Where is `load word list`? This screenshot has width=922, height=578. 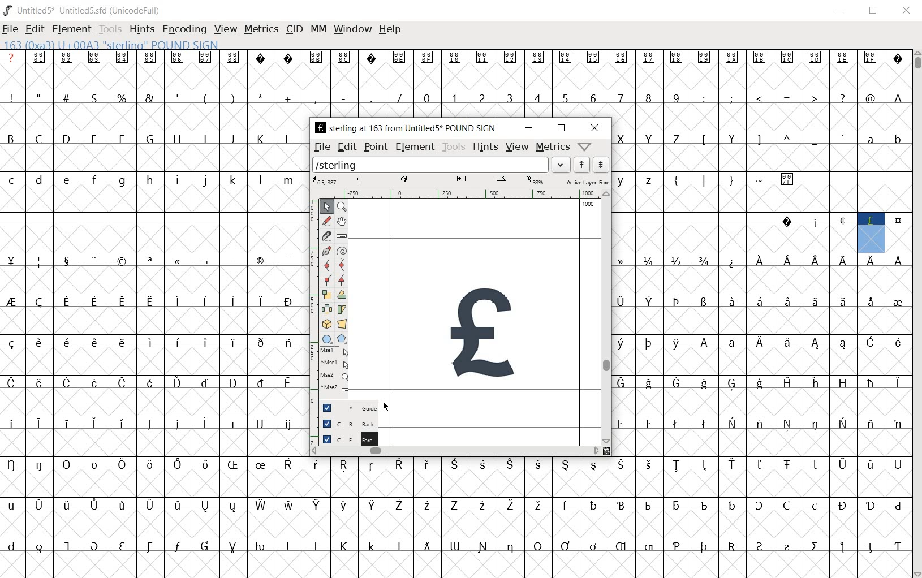 load word list is located at coordinates (561, 164).